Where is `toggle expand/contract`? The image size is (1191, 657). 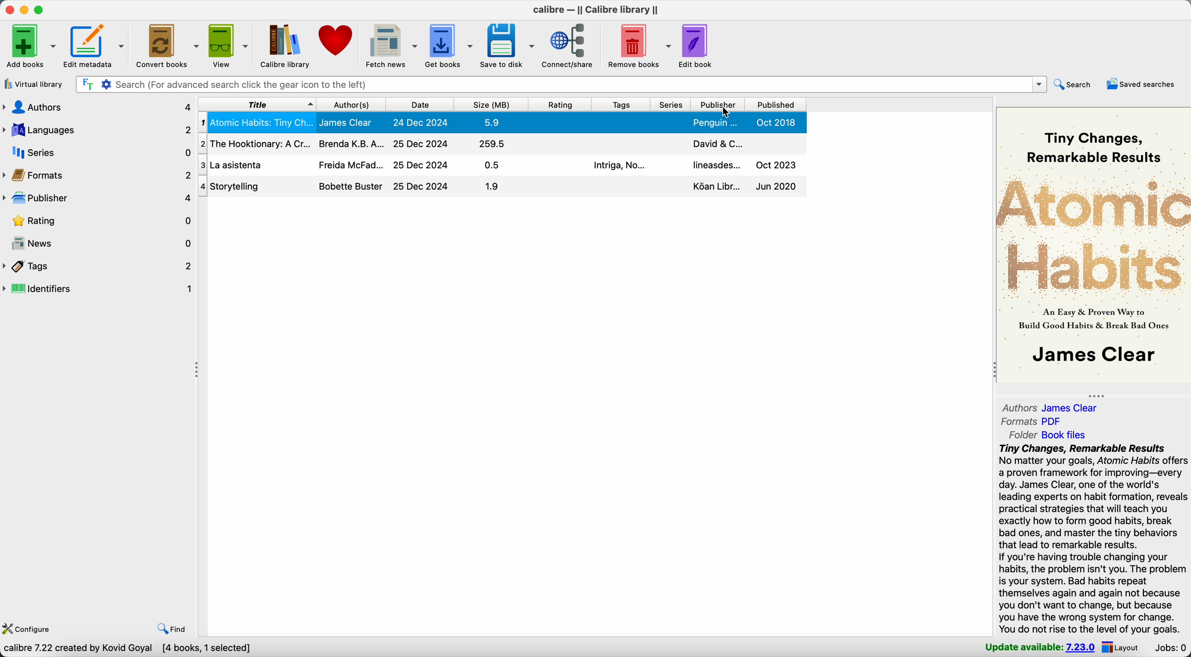 toggle expand/contract is located at coordinates (994, 369).